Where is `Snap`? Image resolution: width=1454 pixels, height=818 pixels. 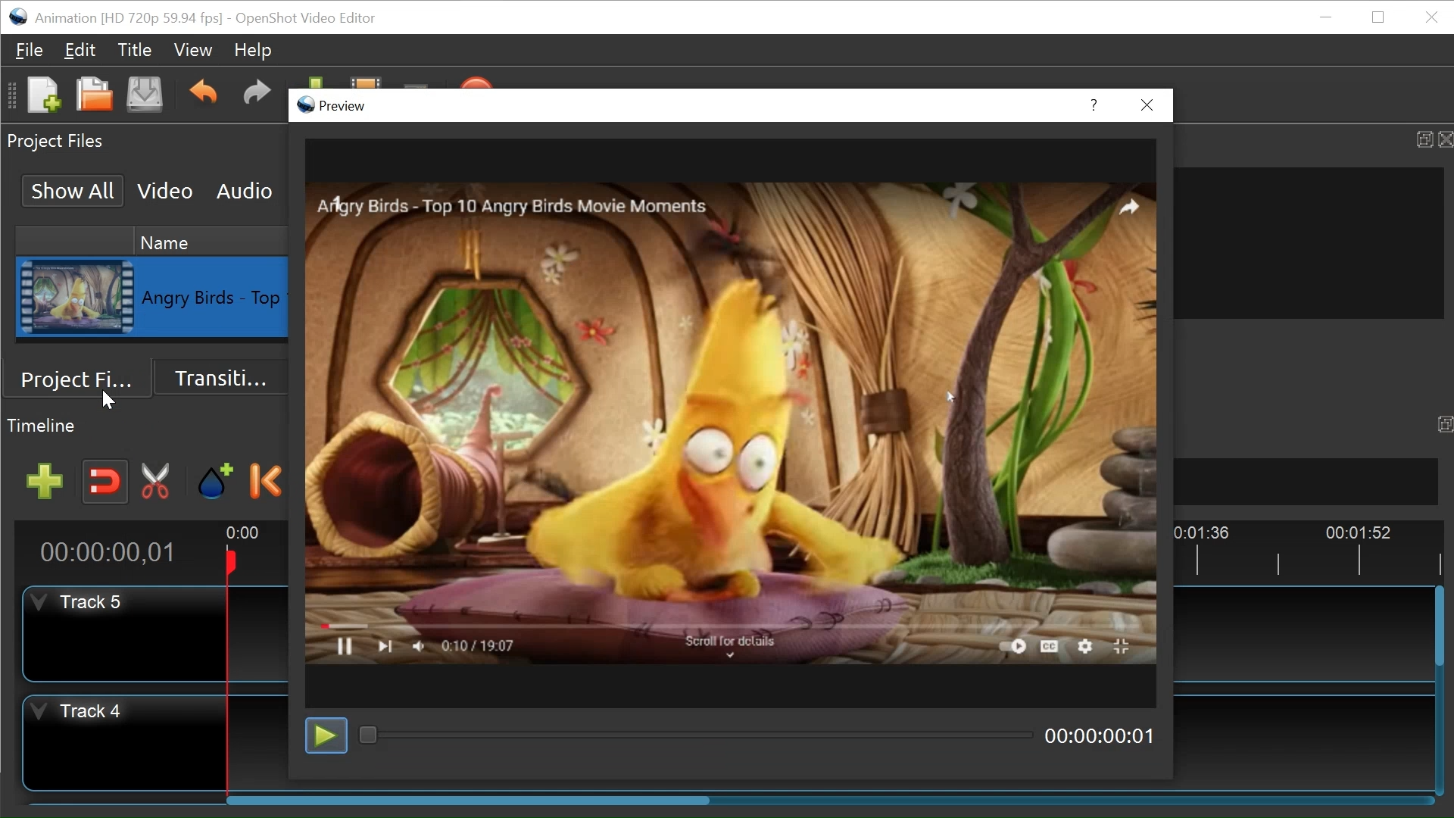
Snap is located at coordinates (105, 482).